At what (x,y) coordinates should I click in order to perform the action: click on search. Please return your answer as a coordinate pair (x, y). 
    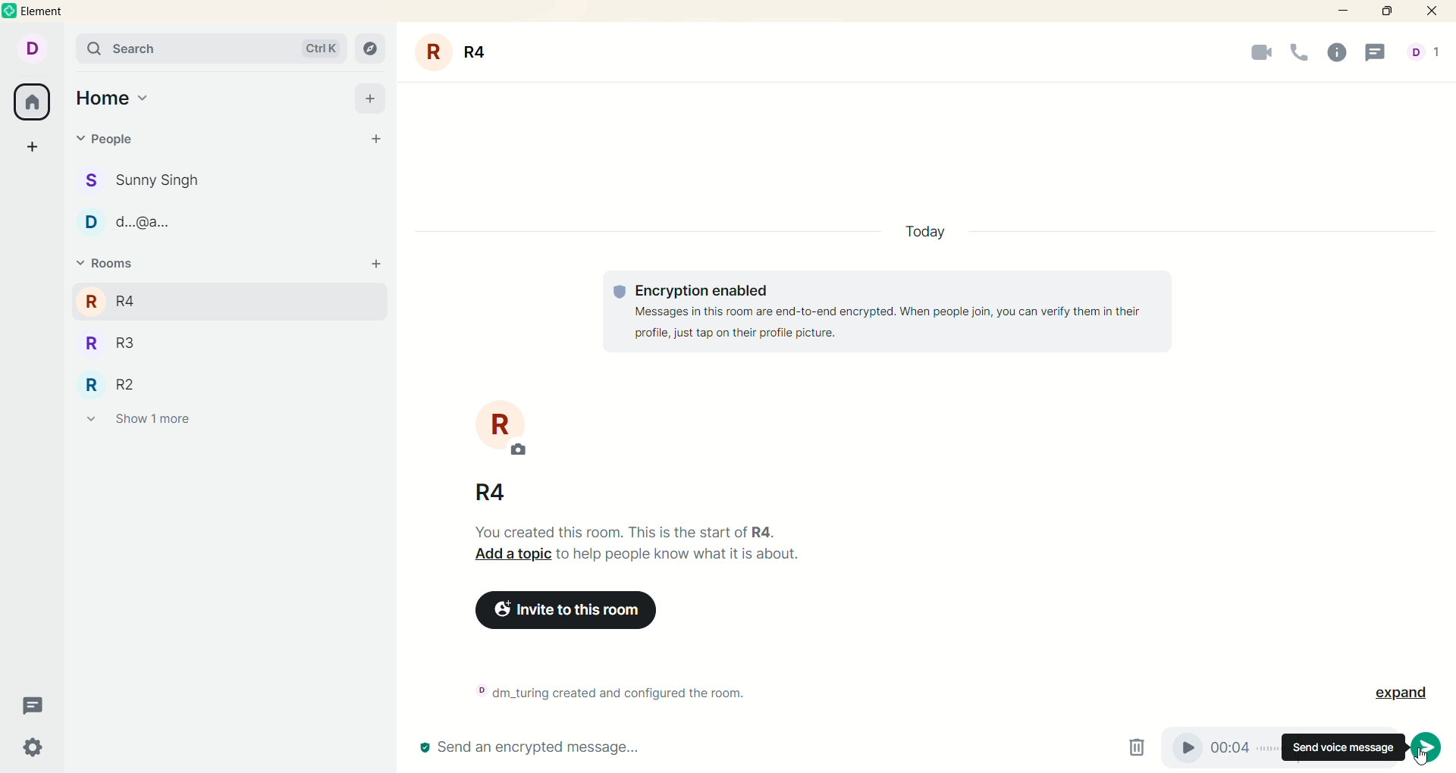
    Looking at the image, I should click on (211, 49).